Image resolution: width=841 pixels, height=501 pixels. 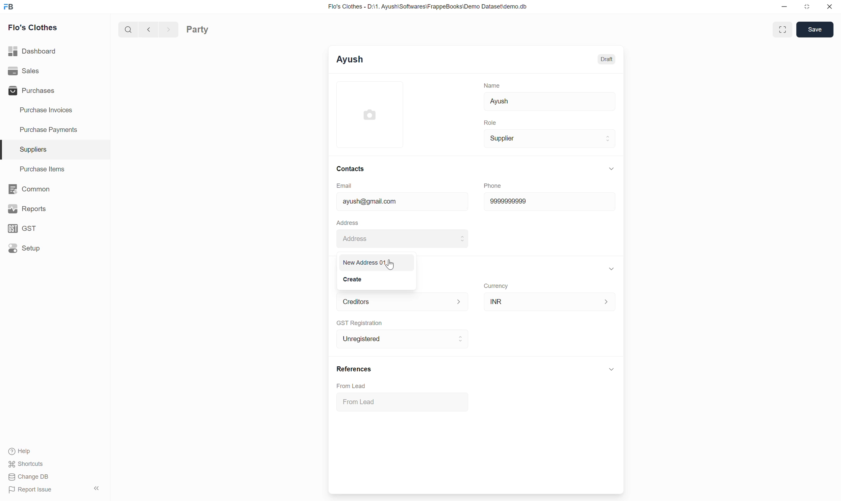 What do you see at coordinates (402, 202) in the screenshot?
I see `ayush@gmail.com` at bounding box center [402, 202].